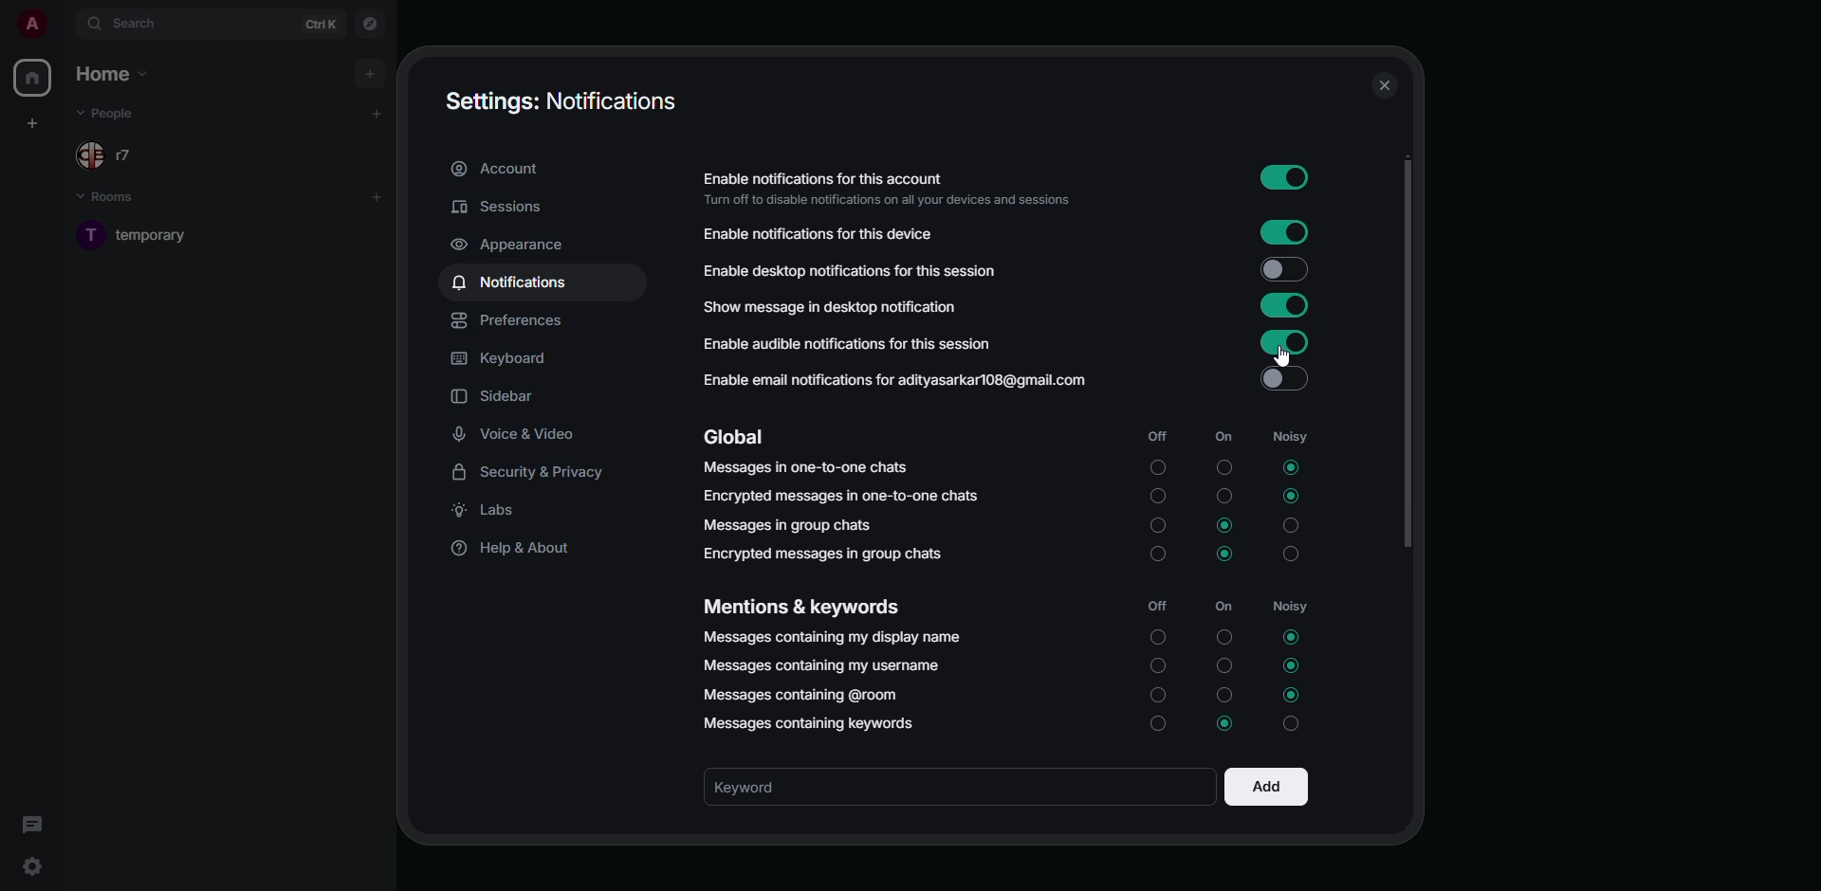 The image size is (1821, 891). Describe the element at coordinates (1291, 525) in the screenshot. I see `noisy` at that location.